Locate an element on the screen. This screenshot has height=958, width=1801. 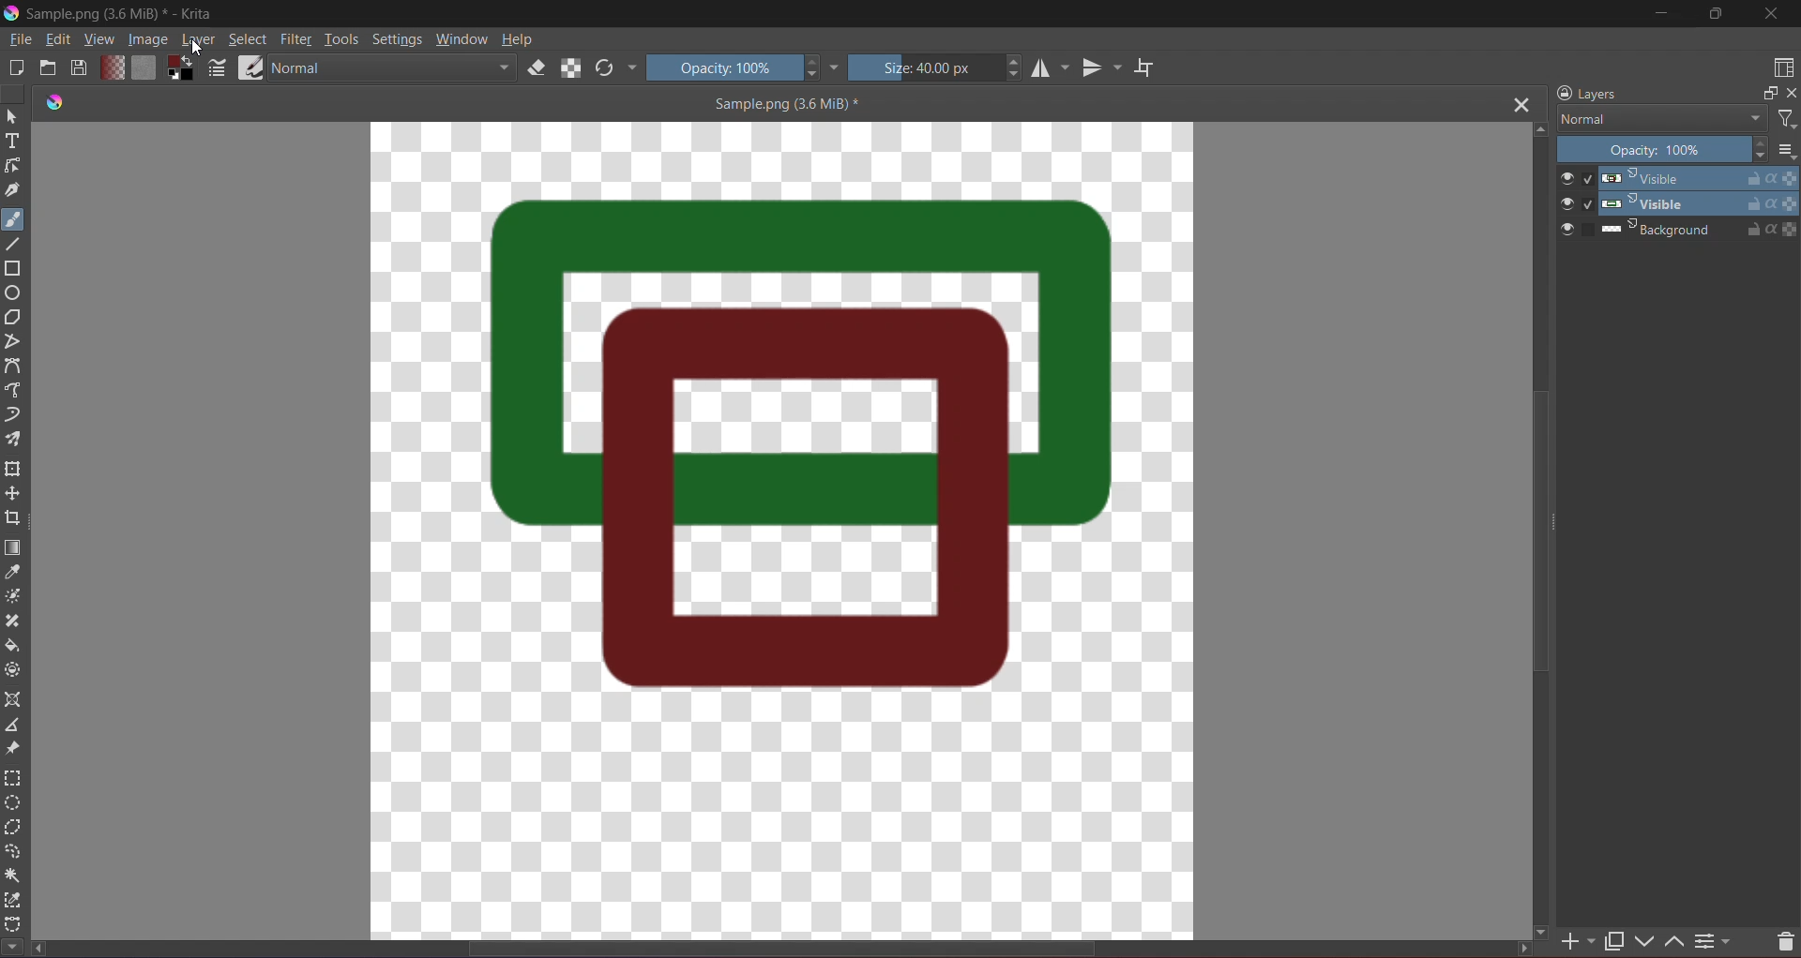
Add is located at coordinates (1580, 936).